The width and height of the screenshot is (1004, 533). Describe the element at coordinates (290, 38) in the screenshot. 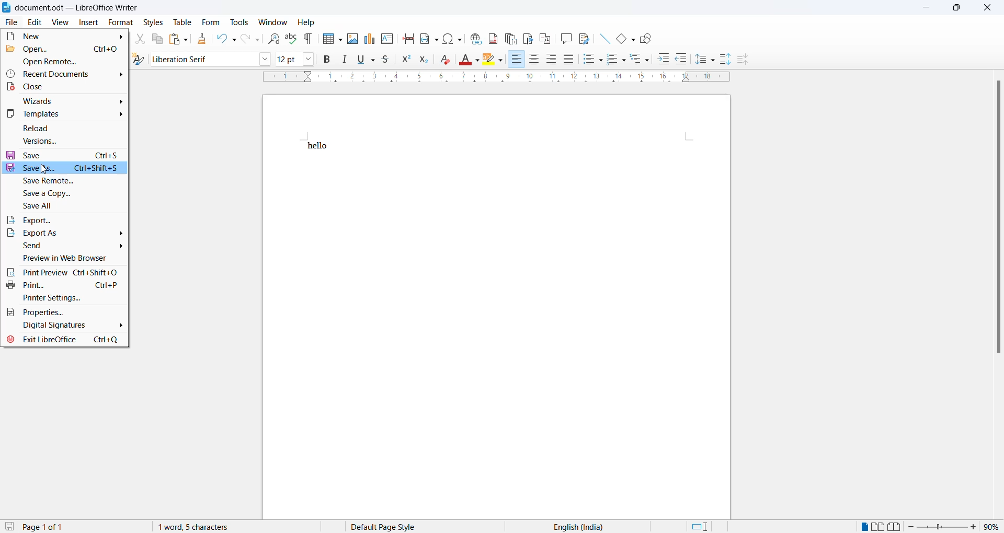

I see `Spellings` at that location.